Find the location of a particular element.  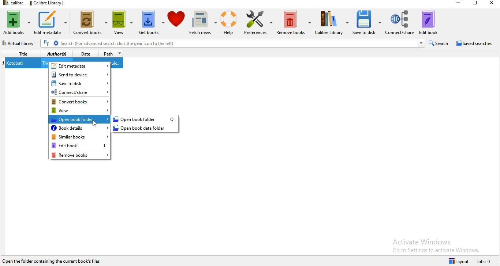

connect/share is located at coordinates (399, 22).